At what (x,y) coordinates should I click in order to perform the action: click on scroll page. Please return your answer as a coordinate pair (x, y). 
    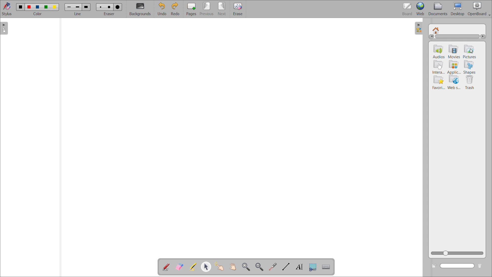
    Looking at the image, I should click on (232, 267).